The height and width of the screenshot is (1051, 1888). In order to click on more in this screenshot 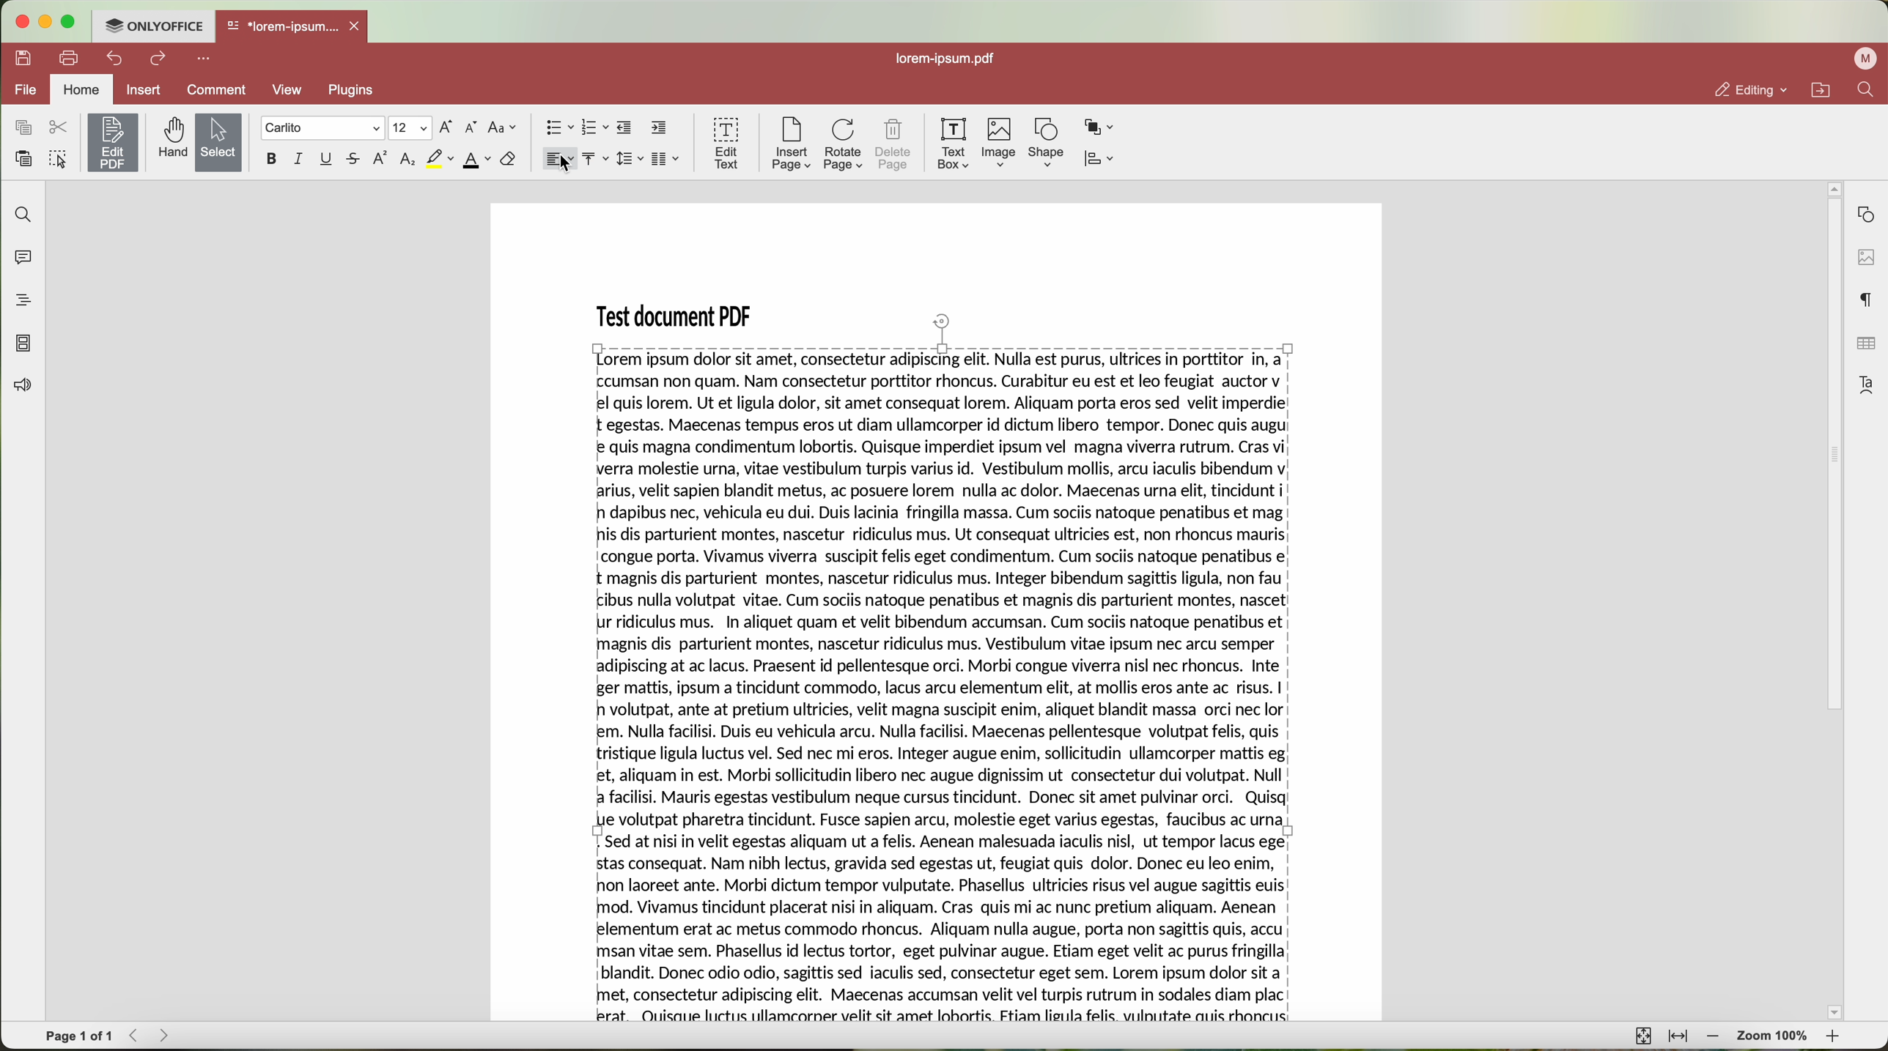, I will do `click(204, 59)`.